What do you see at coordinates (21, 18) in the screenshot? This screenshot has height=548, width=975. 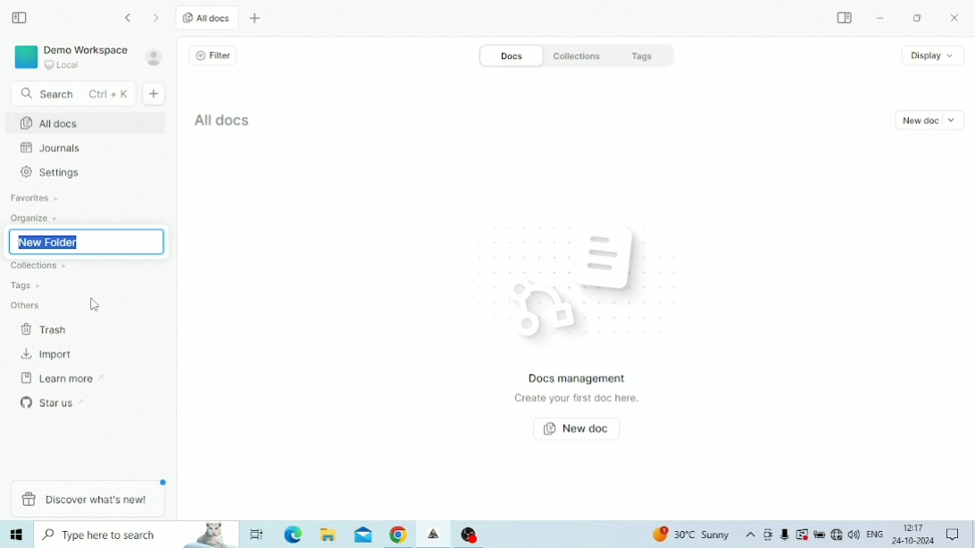 I see `Collapse sidebar` at bounding box center [21, 18].